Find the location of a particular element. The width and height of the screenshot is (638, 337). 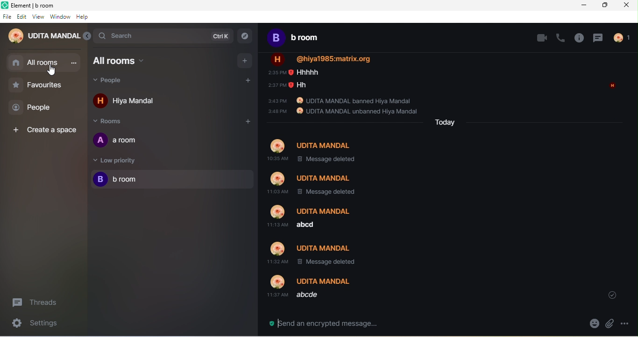

options is located at coordinates (629, 323).